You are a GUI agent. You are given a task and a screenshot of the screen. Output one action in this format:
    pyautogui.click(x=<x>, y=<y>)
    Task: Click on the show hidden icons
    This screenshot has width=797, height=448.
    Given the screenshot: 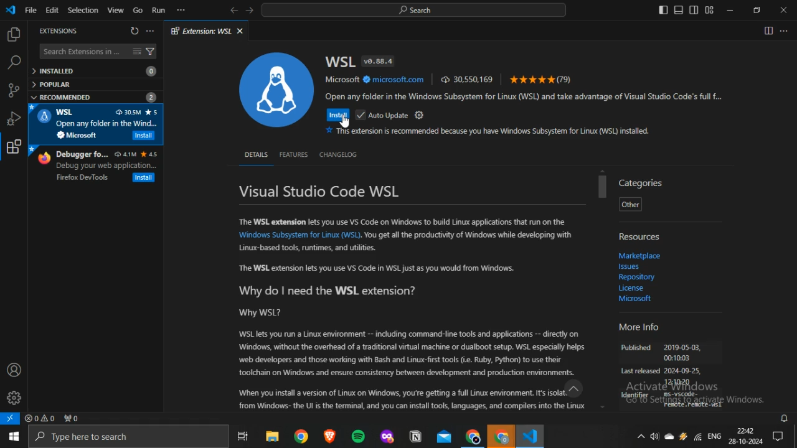 What is the action you would take?
    pyautogui.click(x=640, y=436)
    